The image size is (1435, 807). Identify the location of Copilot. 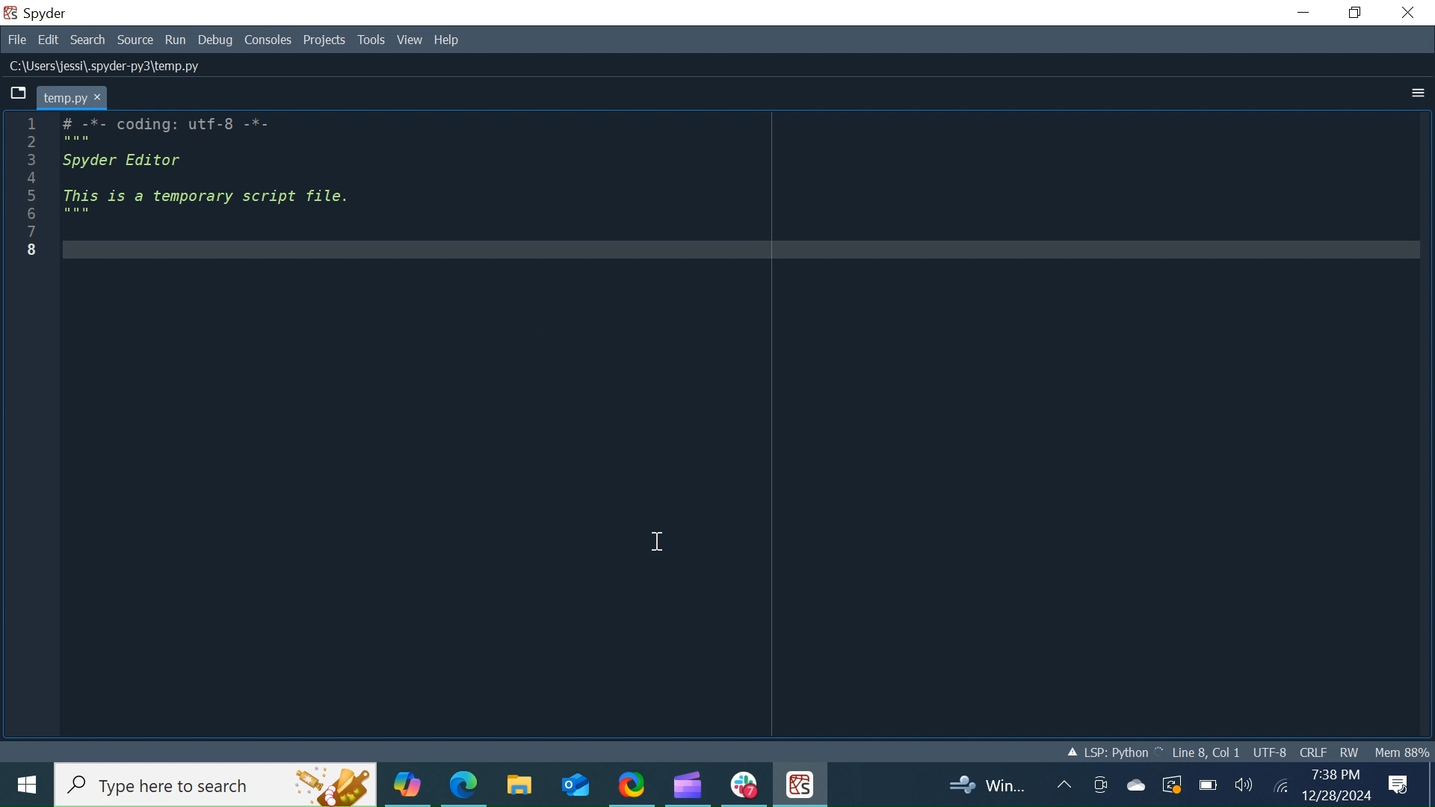
(406, 785).